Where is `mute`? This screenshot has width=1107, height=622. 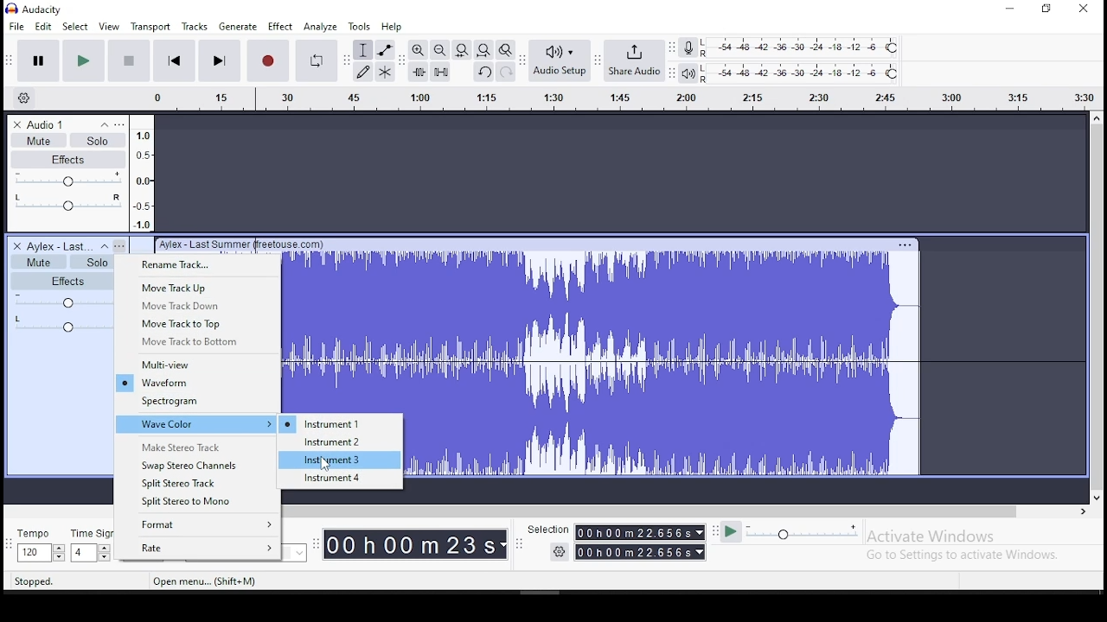
mute is located at coordinates (37, 261).